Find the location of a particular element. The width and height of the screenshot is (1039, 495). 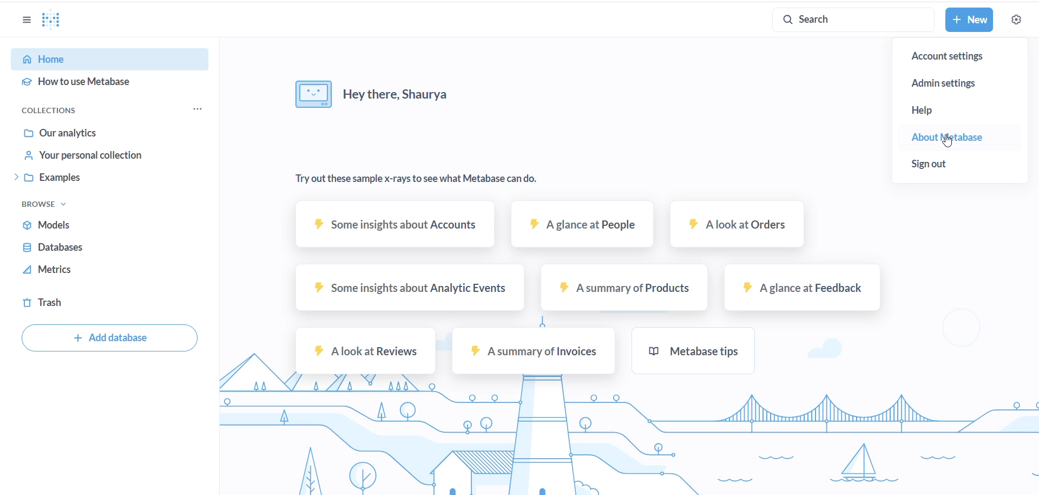

A summary of invoices is located at coordinates (534, 353).